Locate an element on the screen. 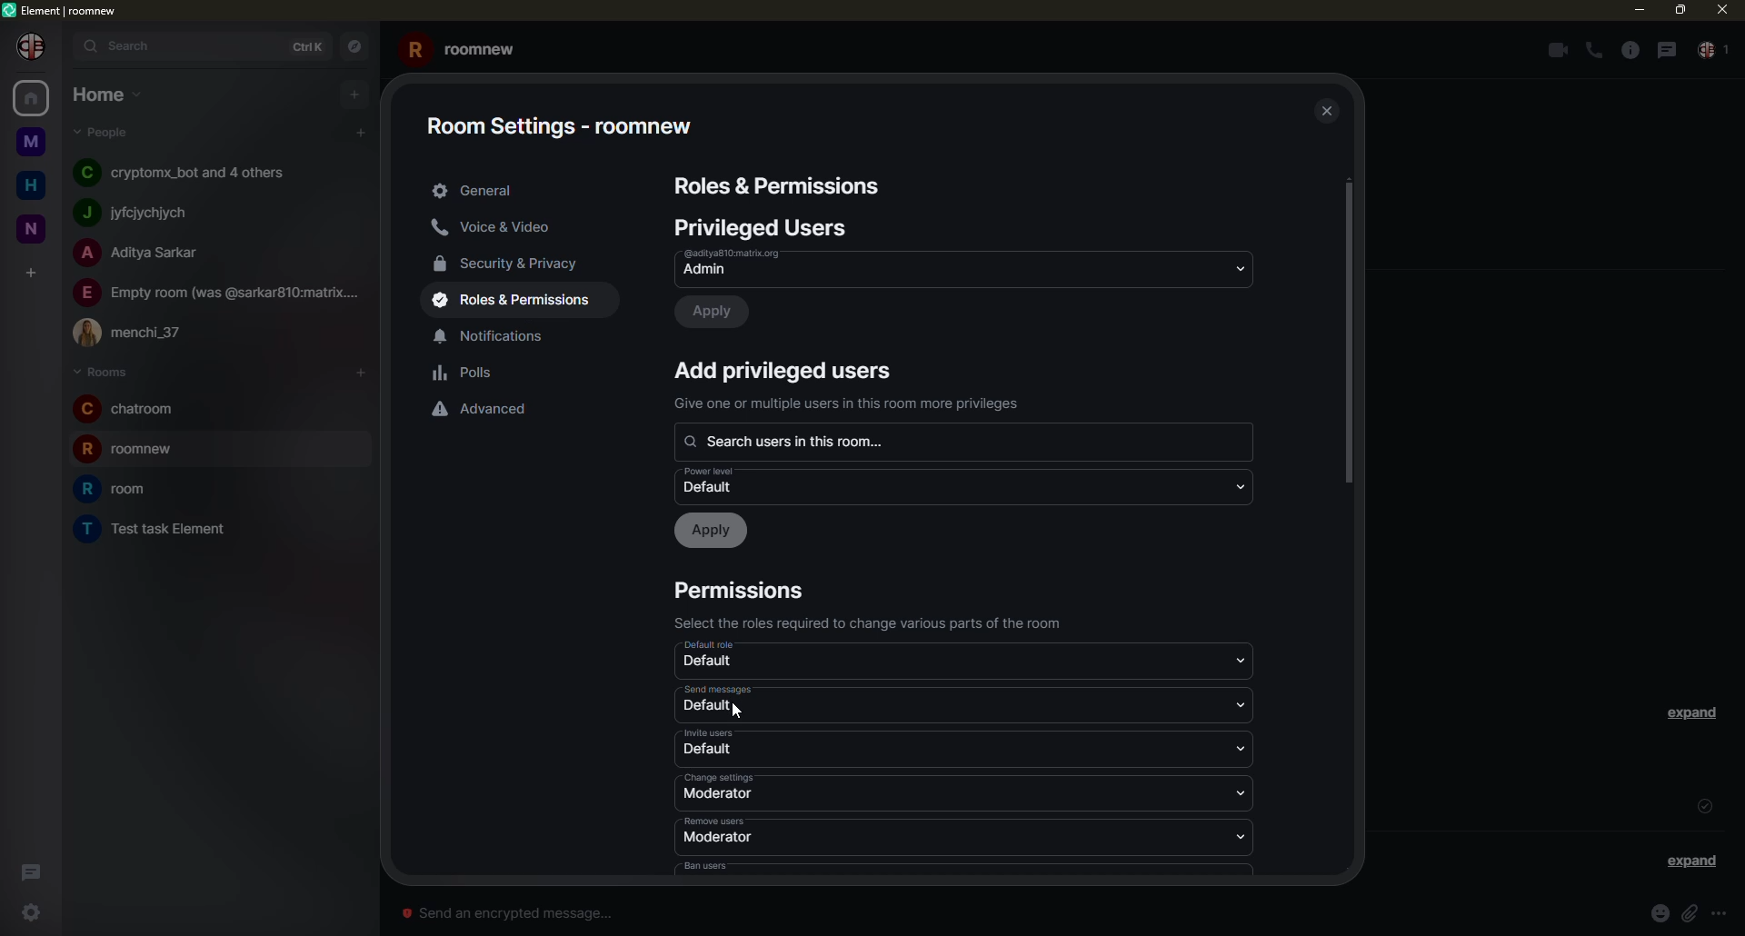 This screenshot has width=1745, height=936. advaced is located at coordinates (486, 408).